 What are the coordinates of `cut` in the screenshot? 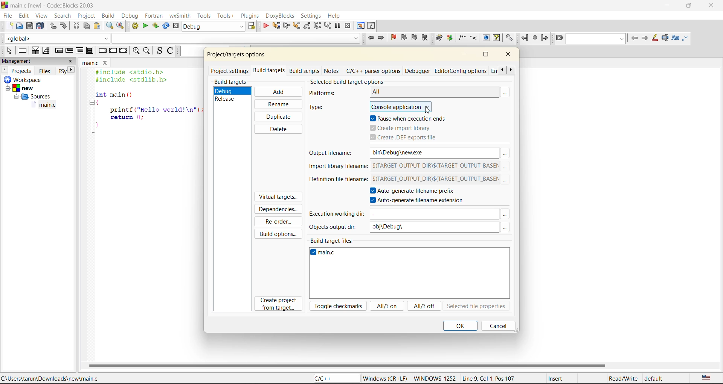 It's located at (76, 26).